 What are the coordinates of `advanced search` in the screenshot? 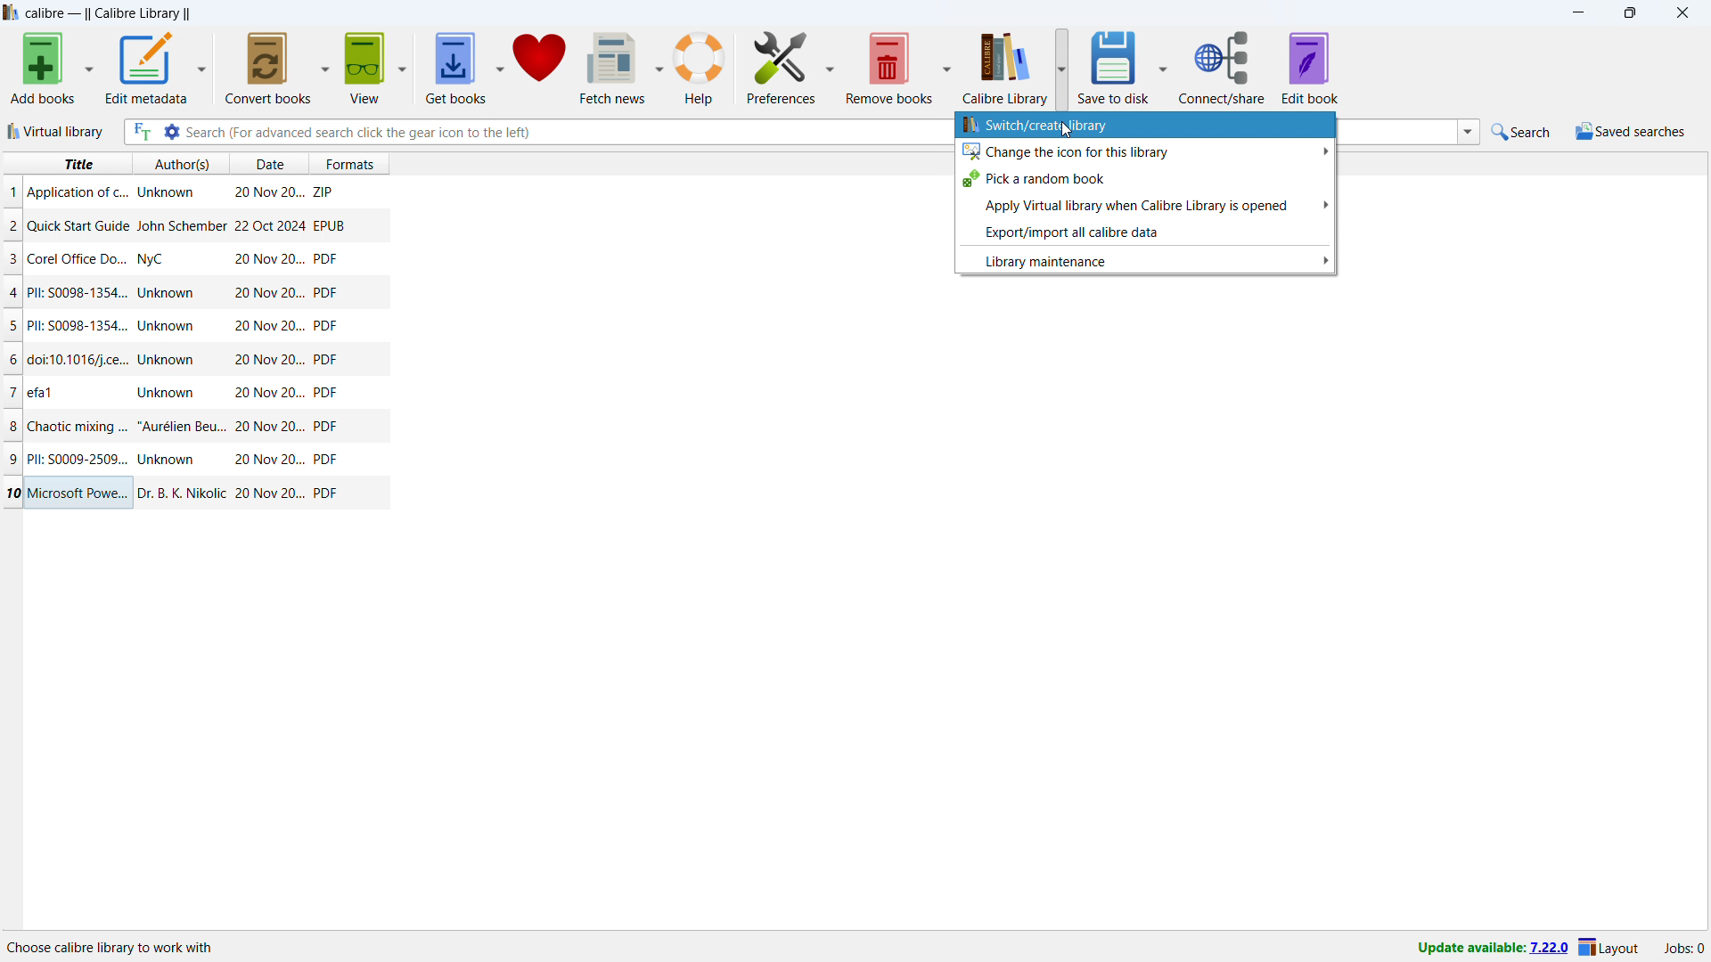 It's located at (170, 132).